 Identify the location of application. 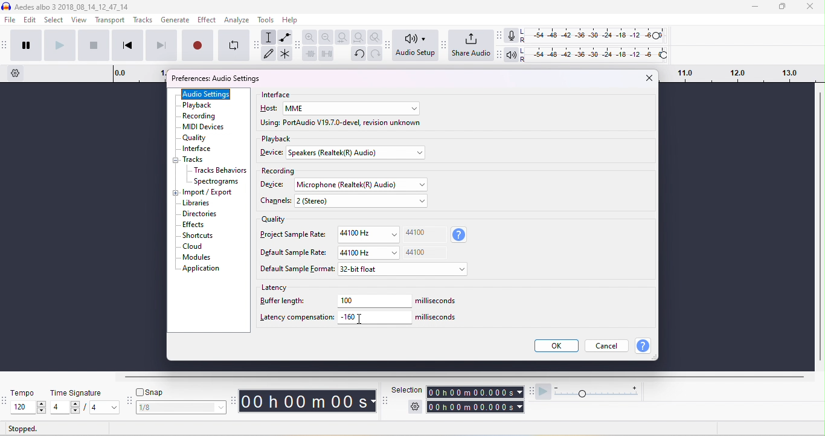
(201, 268).